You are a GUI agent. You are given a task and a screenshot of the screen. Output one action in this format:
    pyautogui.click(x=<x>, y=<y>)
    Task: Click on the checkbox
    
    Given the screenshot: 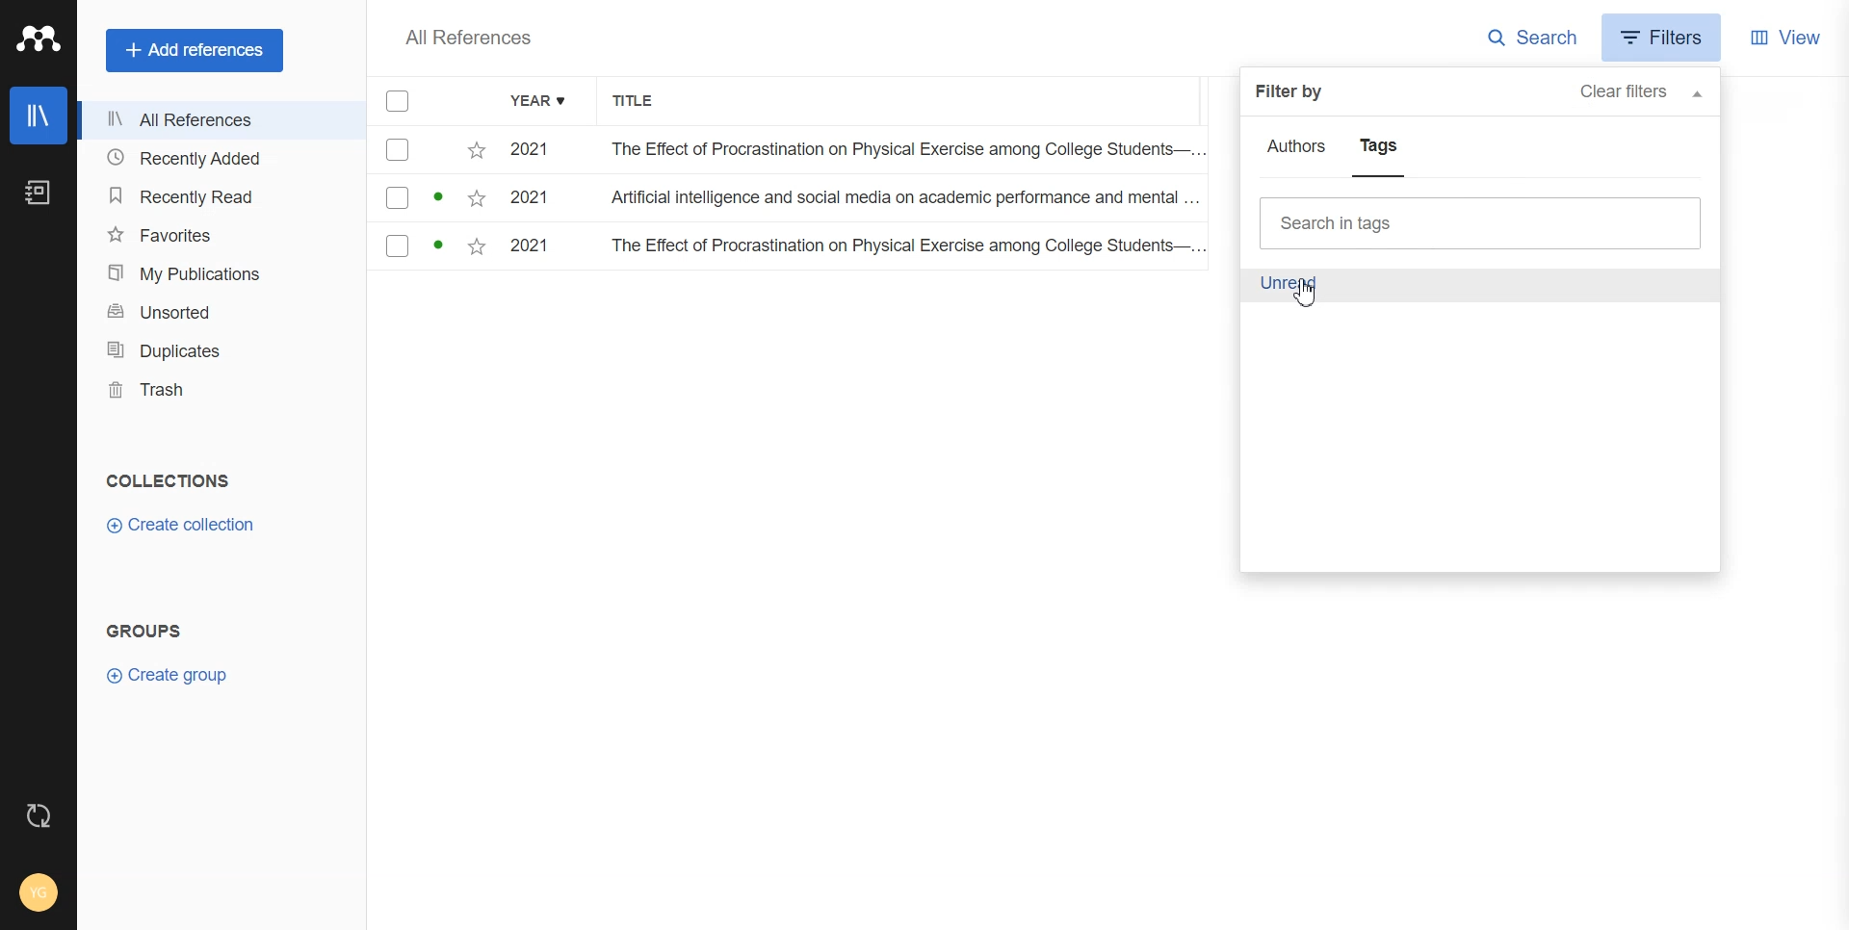 What is the action you would take?
    pyautogui.click(x=430, y=150)
    